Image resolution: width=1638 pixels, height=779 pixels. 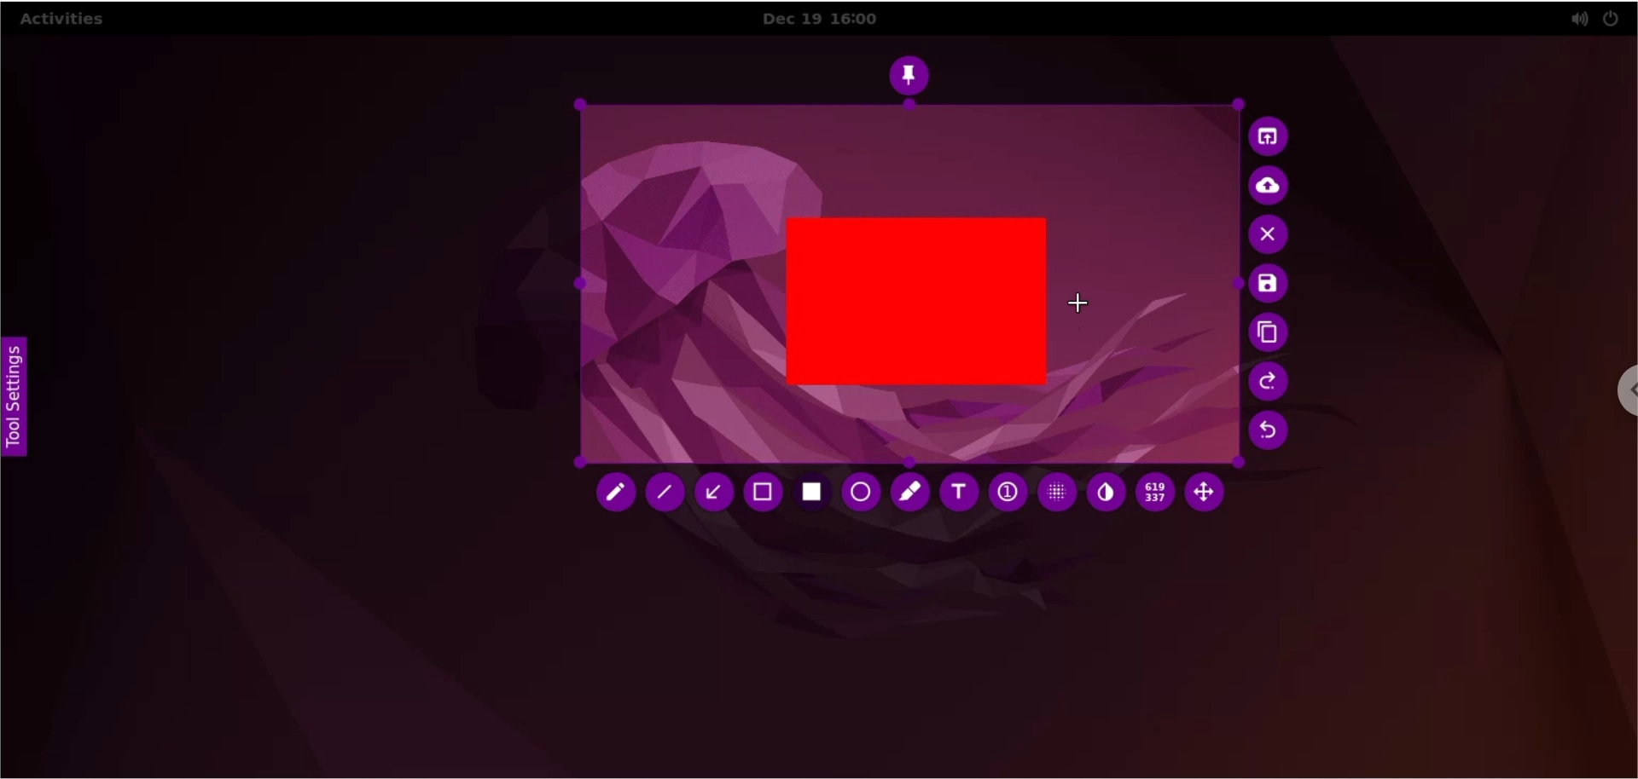 I want to click on rectangle tool, so click(x=812, y=493).